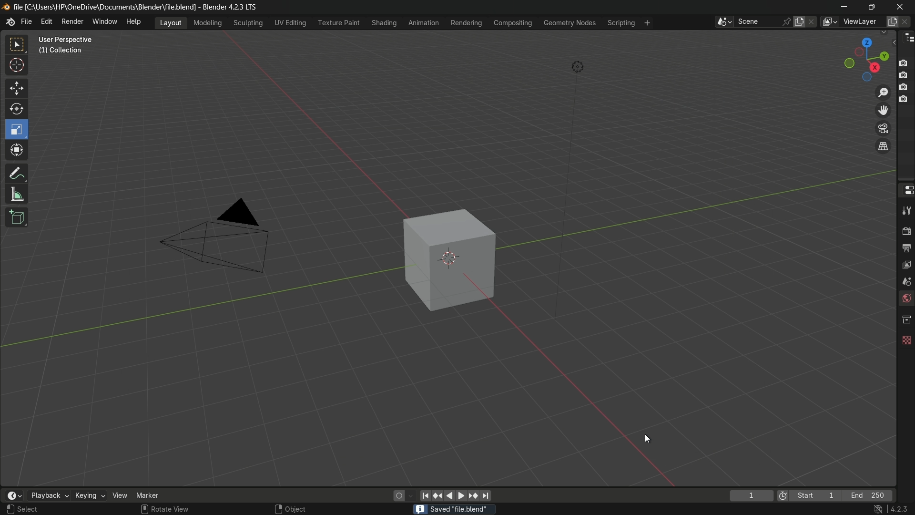  I want to click on marker, so click(155, 494).